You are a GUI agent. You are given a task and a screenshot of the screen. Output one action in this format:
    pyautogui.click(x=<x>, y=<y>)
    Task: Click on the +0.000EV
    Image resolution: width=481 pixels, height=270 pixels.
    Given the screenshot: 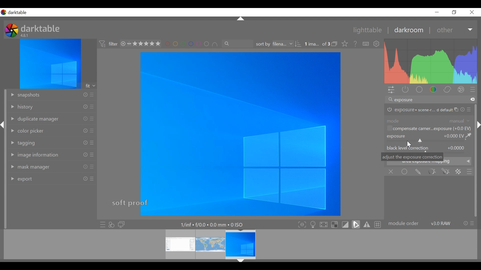 What is the action you would take?
    pyautogui.click(x=458, y=136)
    